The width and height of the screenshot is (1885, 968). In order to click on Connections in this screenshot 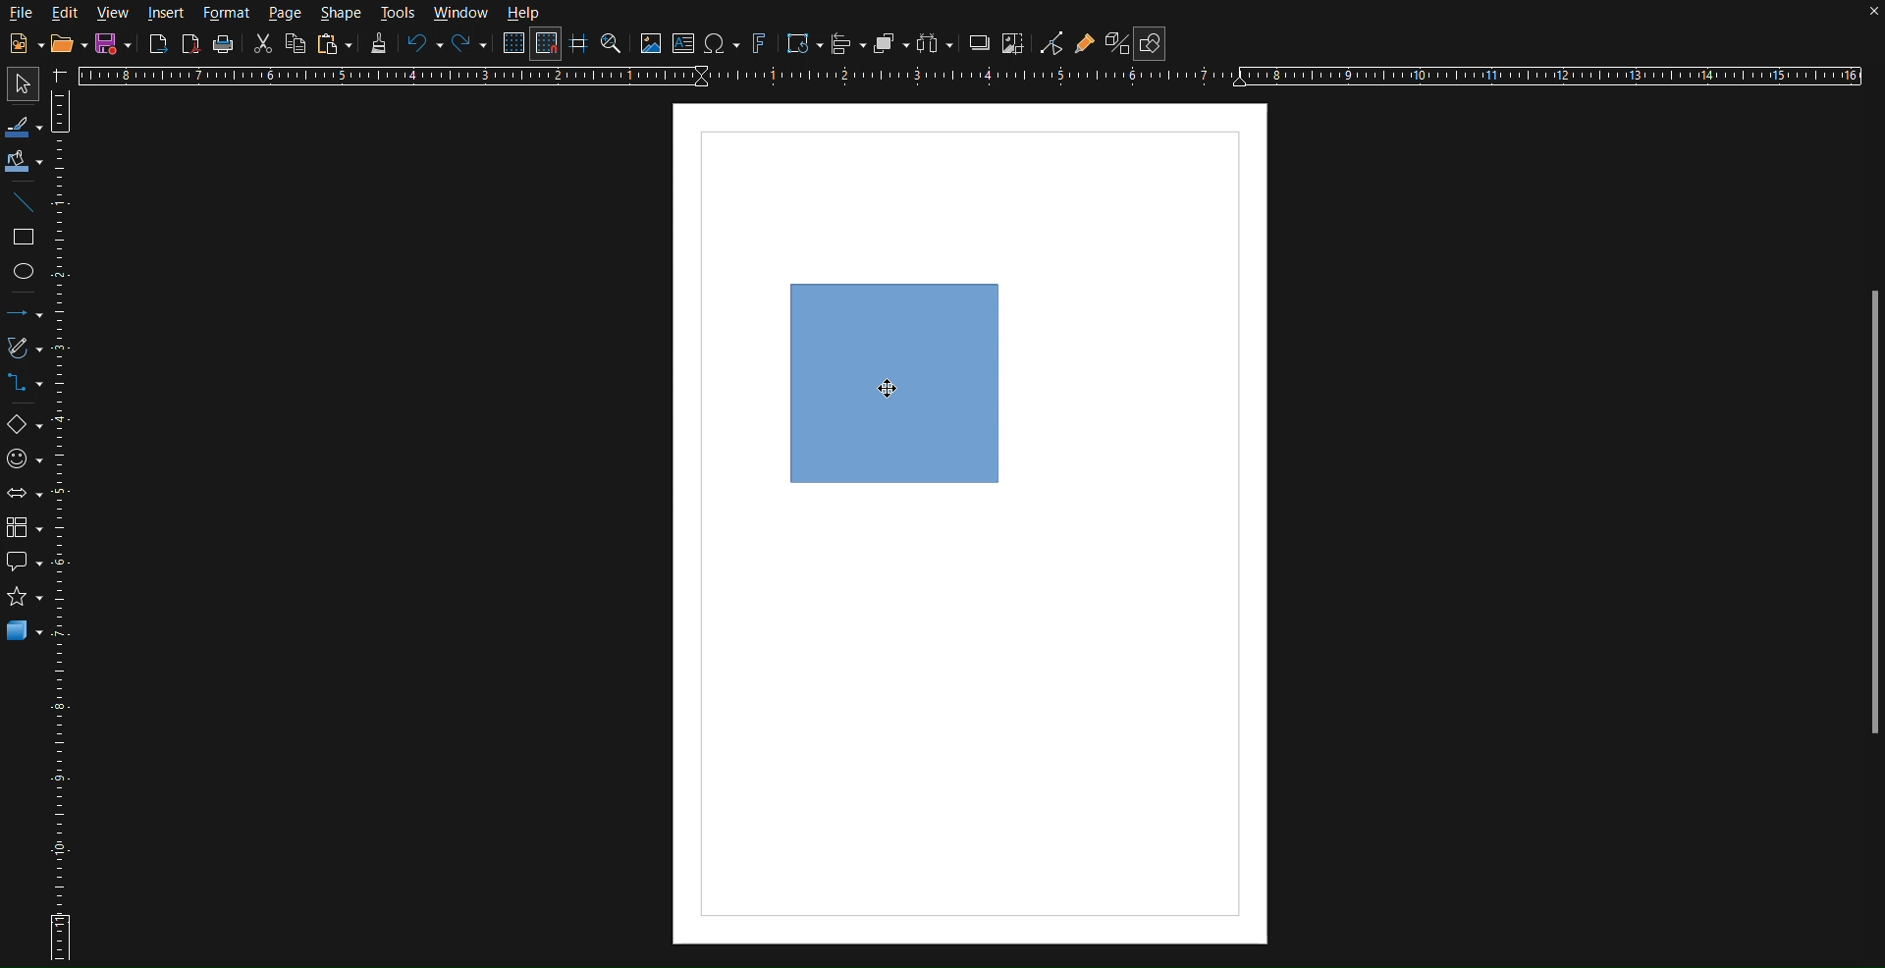, I will do `click(22, 385)`.